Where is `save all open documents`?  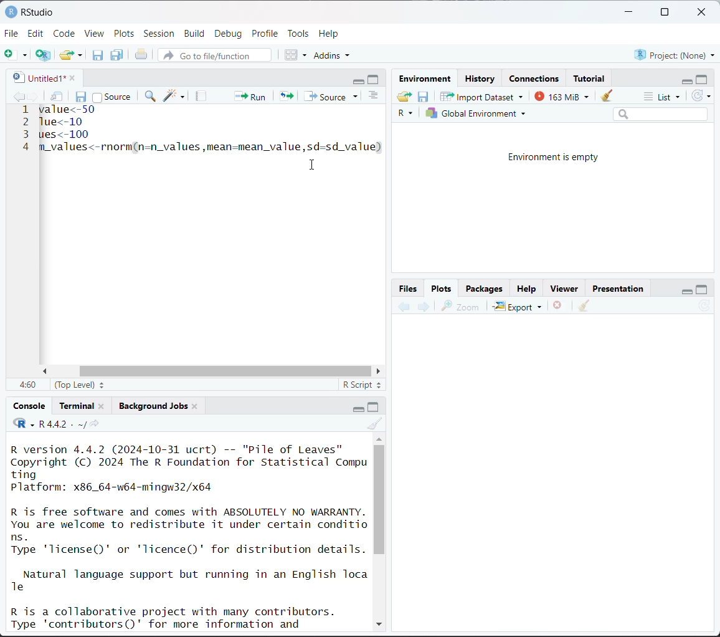
save all open documents is located at coordinates (118, 55).